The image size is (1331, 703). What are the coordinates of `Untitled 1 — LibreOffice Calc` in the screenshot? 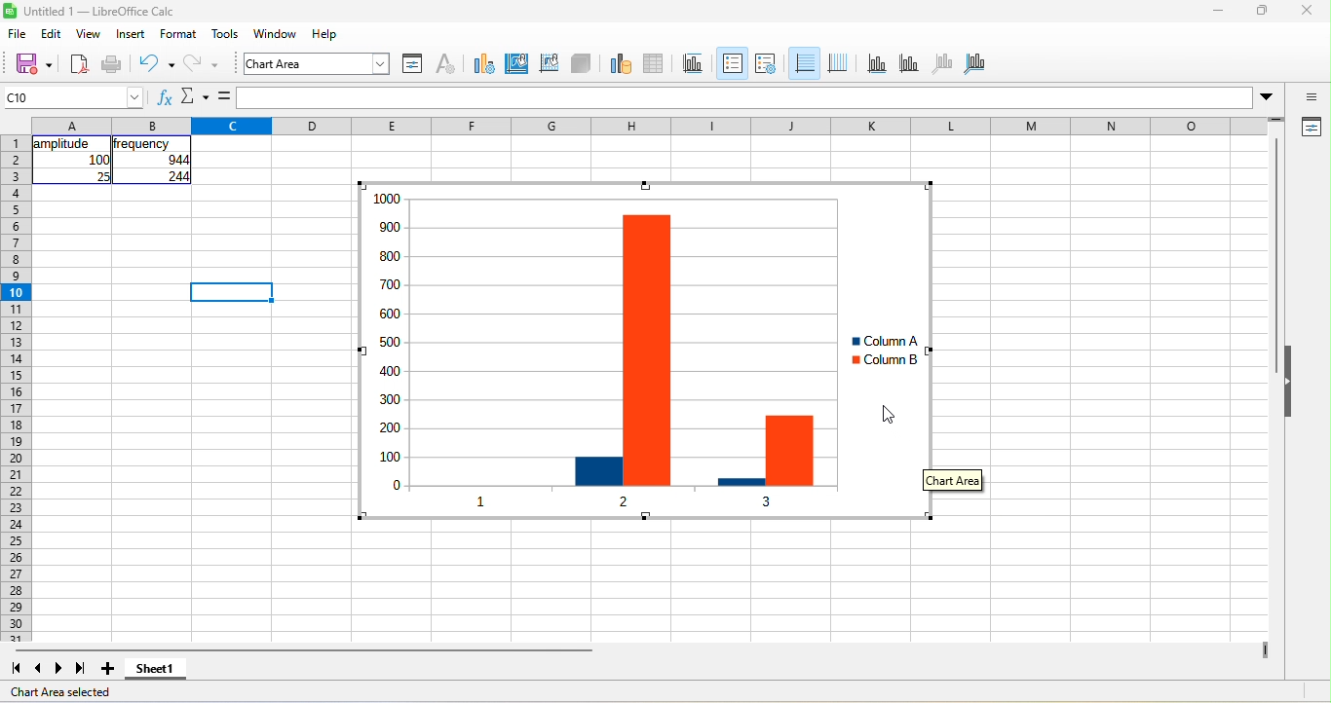 It's located at (100, 12).